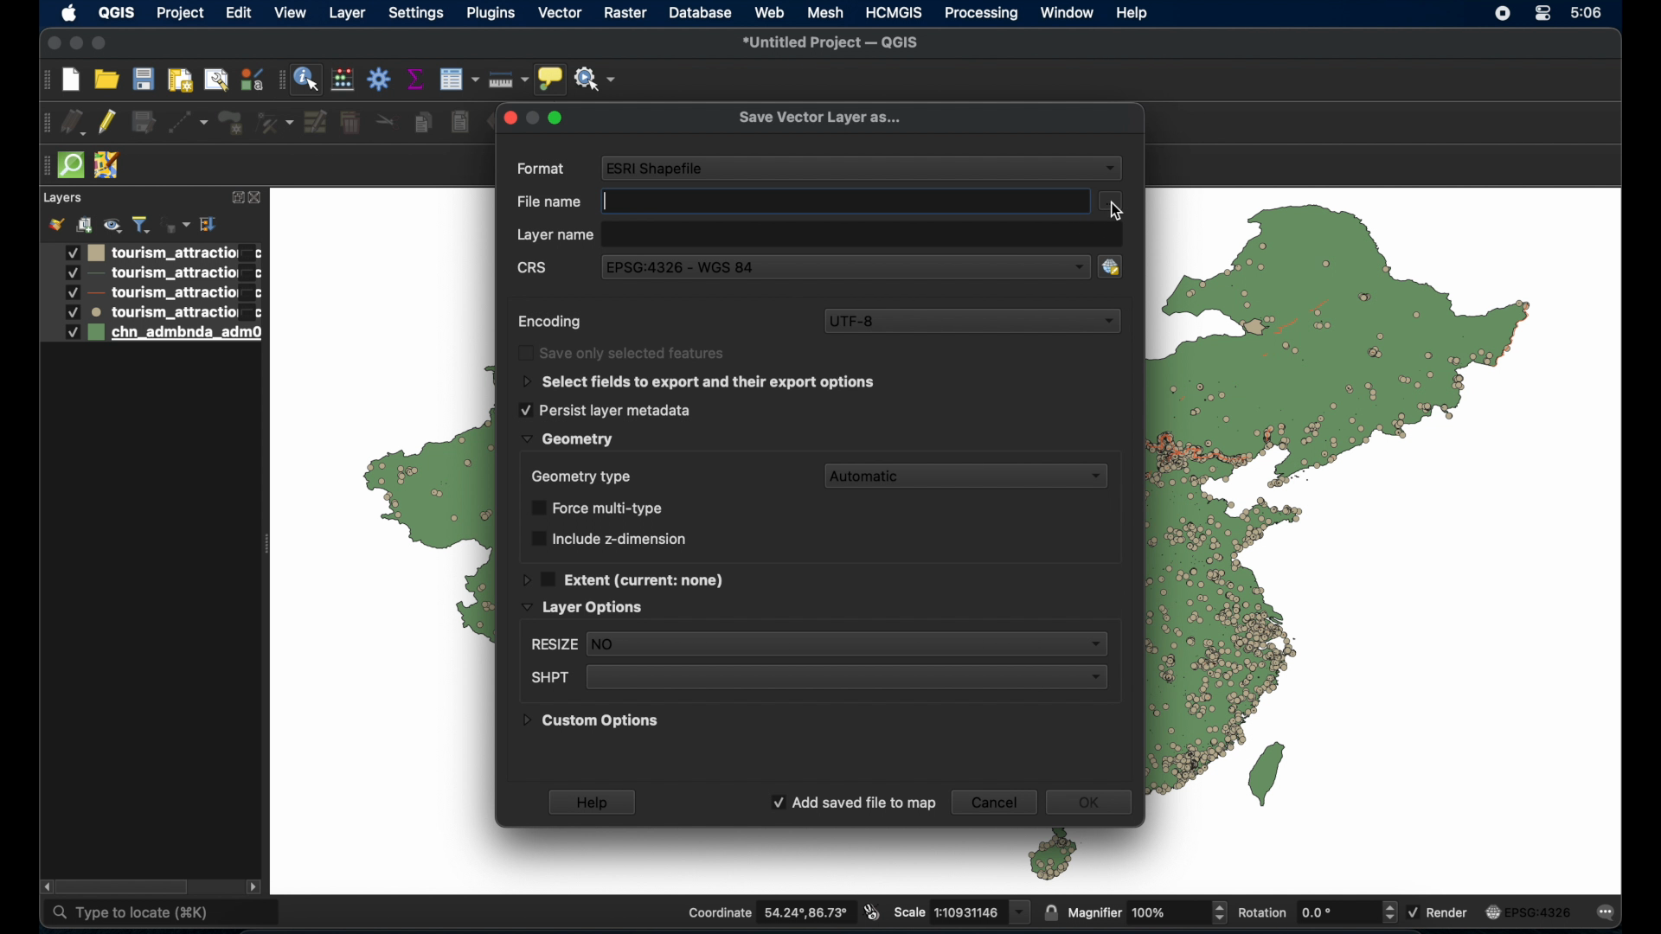 Image resolution: width=1661 pixels, height=934 pixels. What do you see at coordinates (1504, 13) in the screenshot?
I see `screen recorder` at bounding box center [1504, 13].